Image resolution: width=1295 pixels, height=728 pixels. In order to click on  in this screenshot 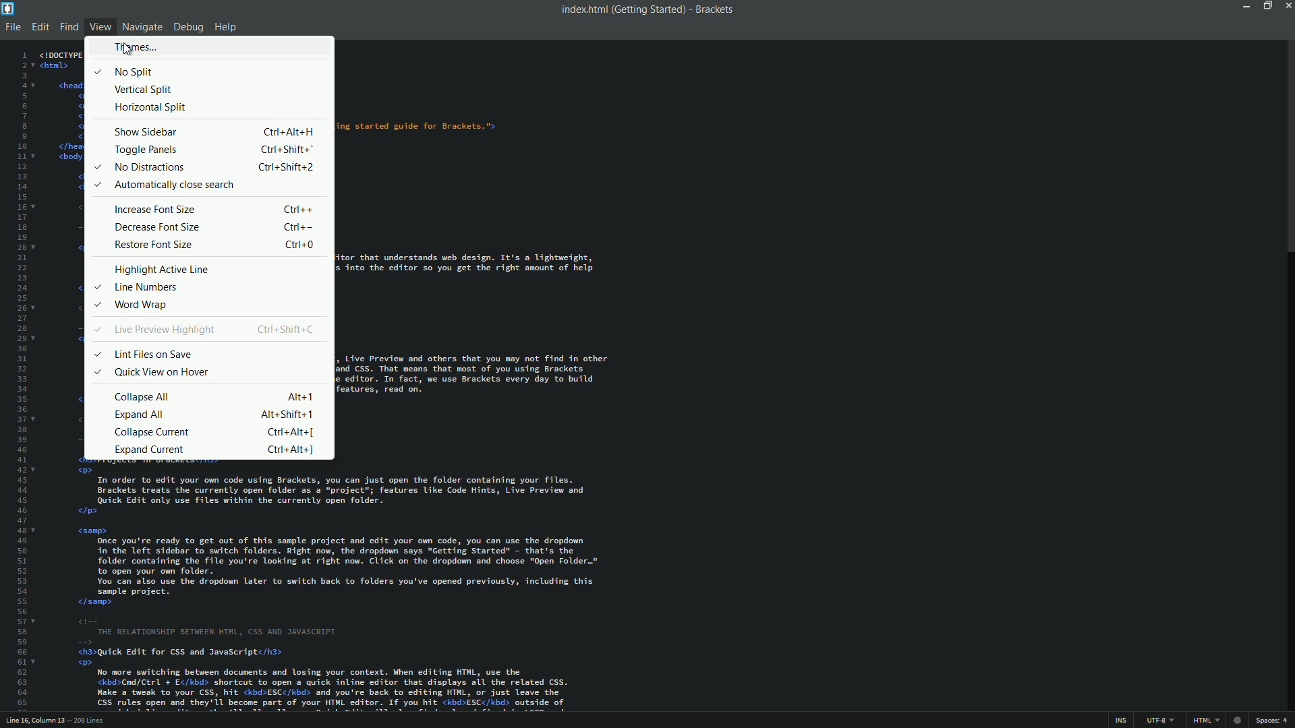, I will do `click(297, 245)`.